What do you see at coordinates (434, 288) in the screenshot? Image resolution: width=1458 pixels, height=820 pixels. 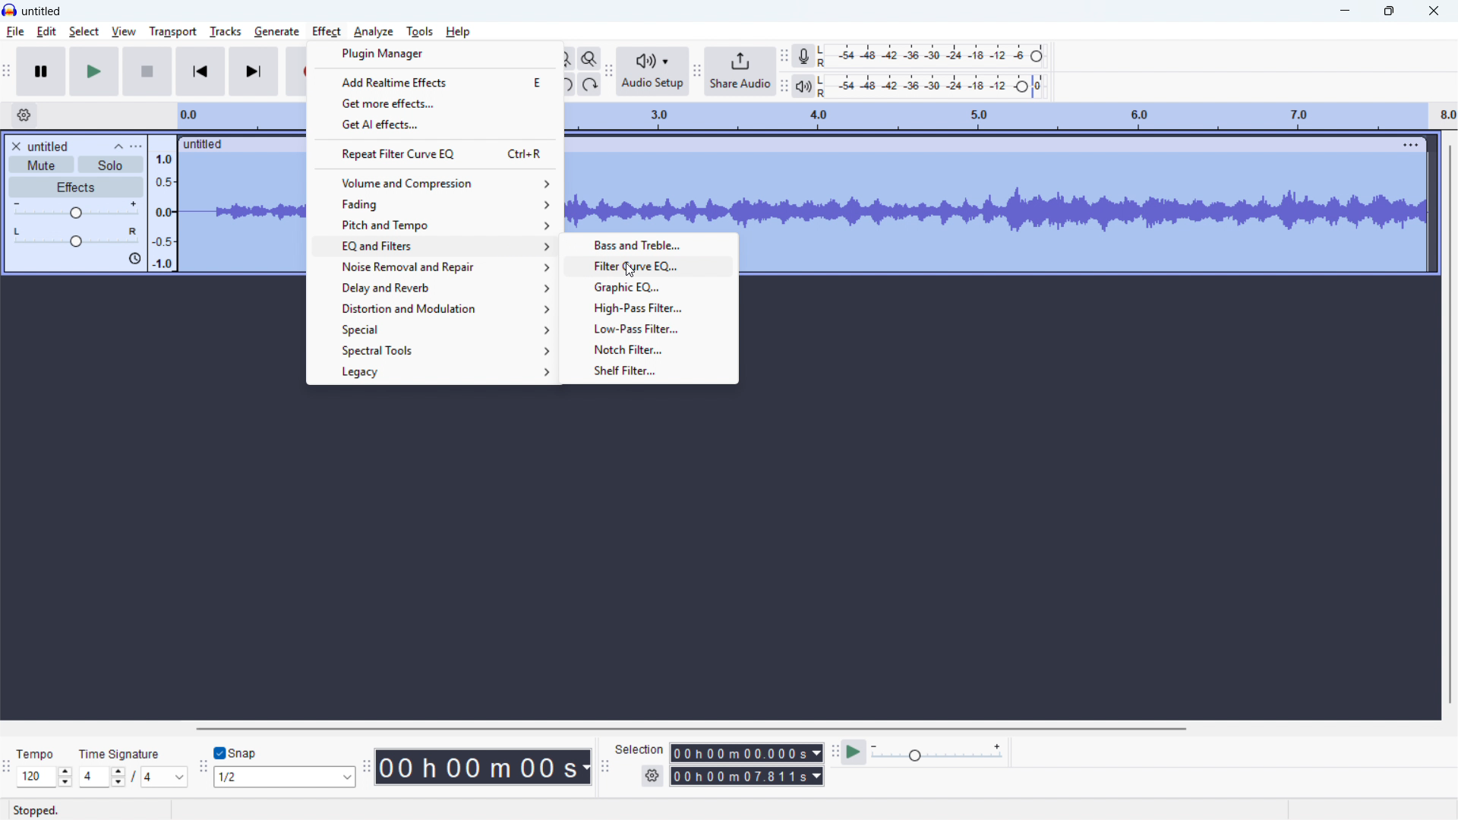 I see `Delay and reverb` at bounding box center [434, 288].